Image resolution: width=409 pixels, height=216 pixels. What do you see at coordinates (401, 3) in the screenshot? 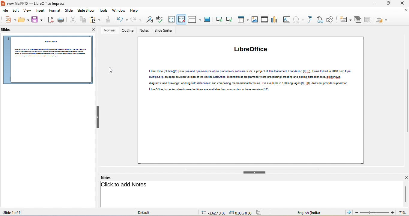
I see `close` at bounding box center [401, 3].